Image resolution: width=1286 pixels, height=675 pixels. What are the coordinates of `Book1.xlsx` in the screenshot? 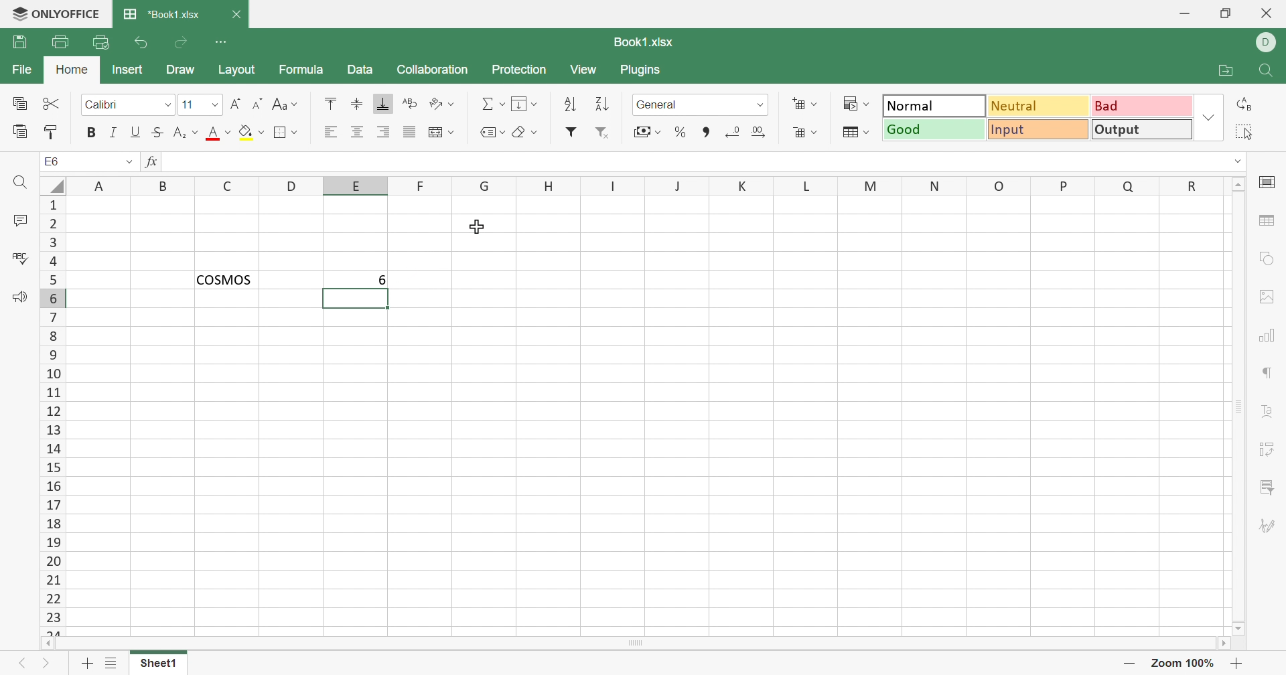 It's located at (161, 15).